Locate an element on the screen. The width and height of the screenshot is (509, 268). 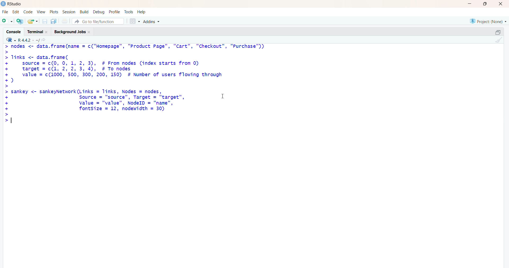
go to file function is located at coordinates (98, 21).